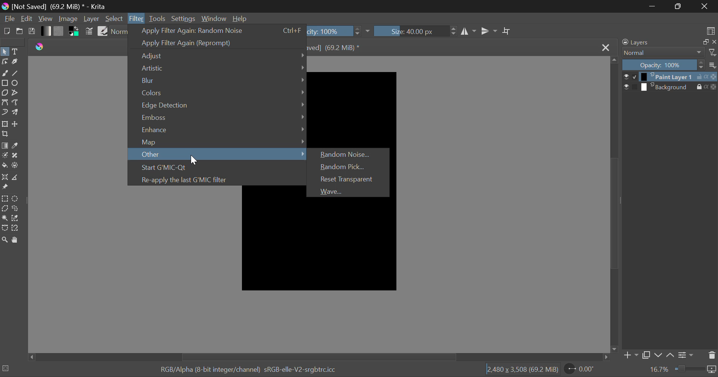  I want to click on Adjust, so click(218, 56).